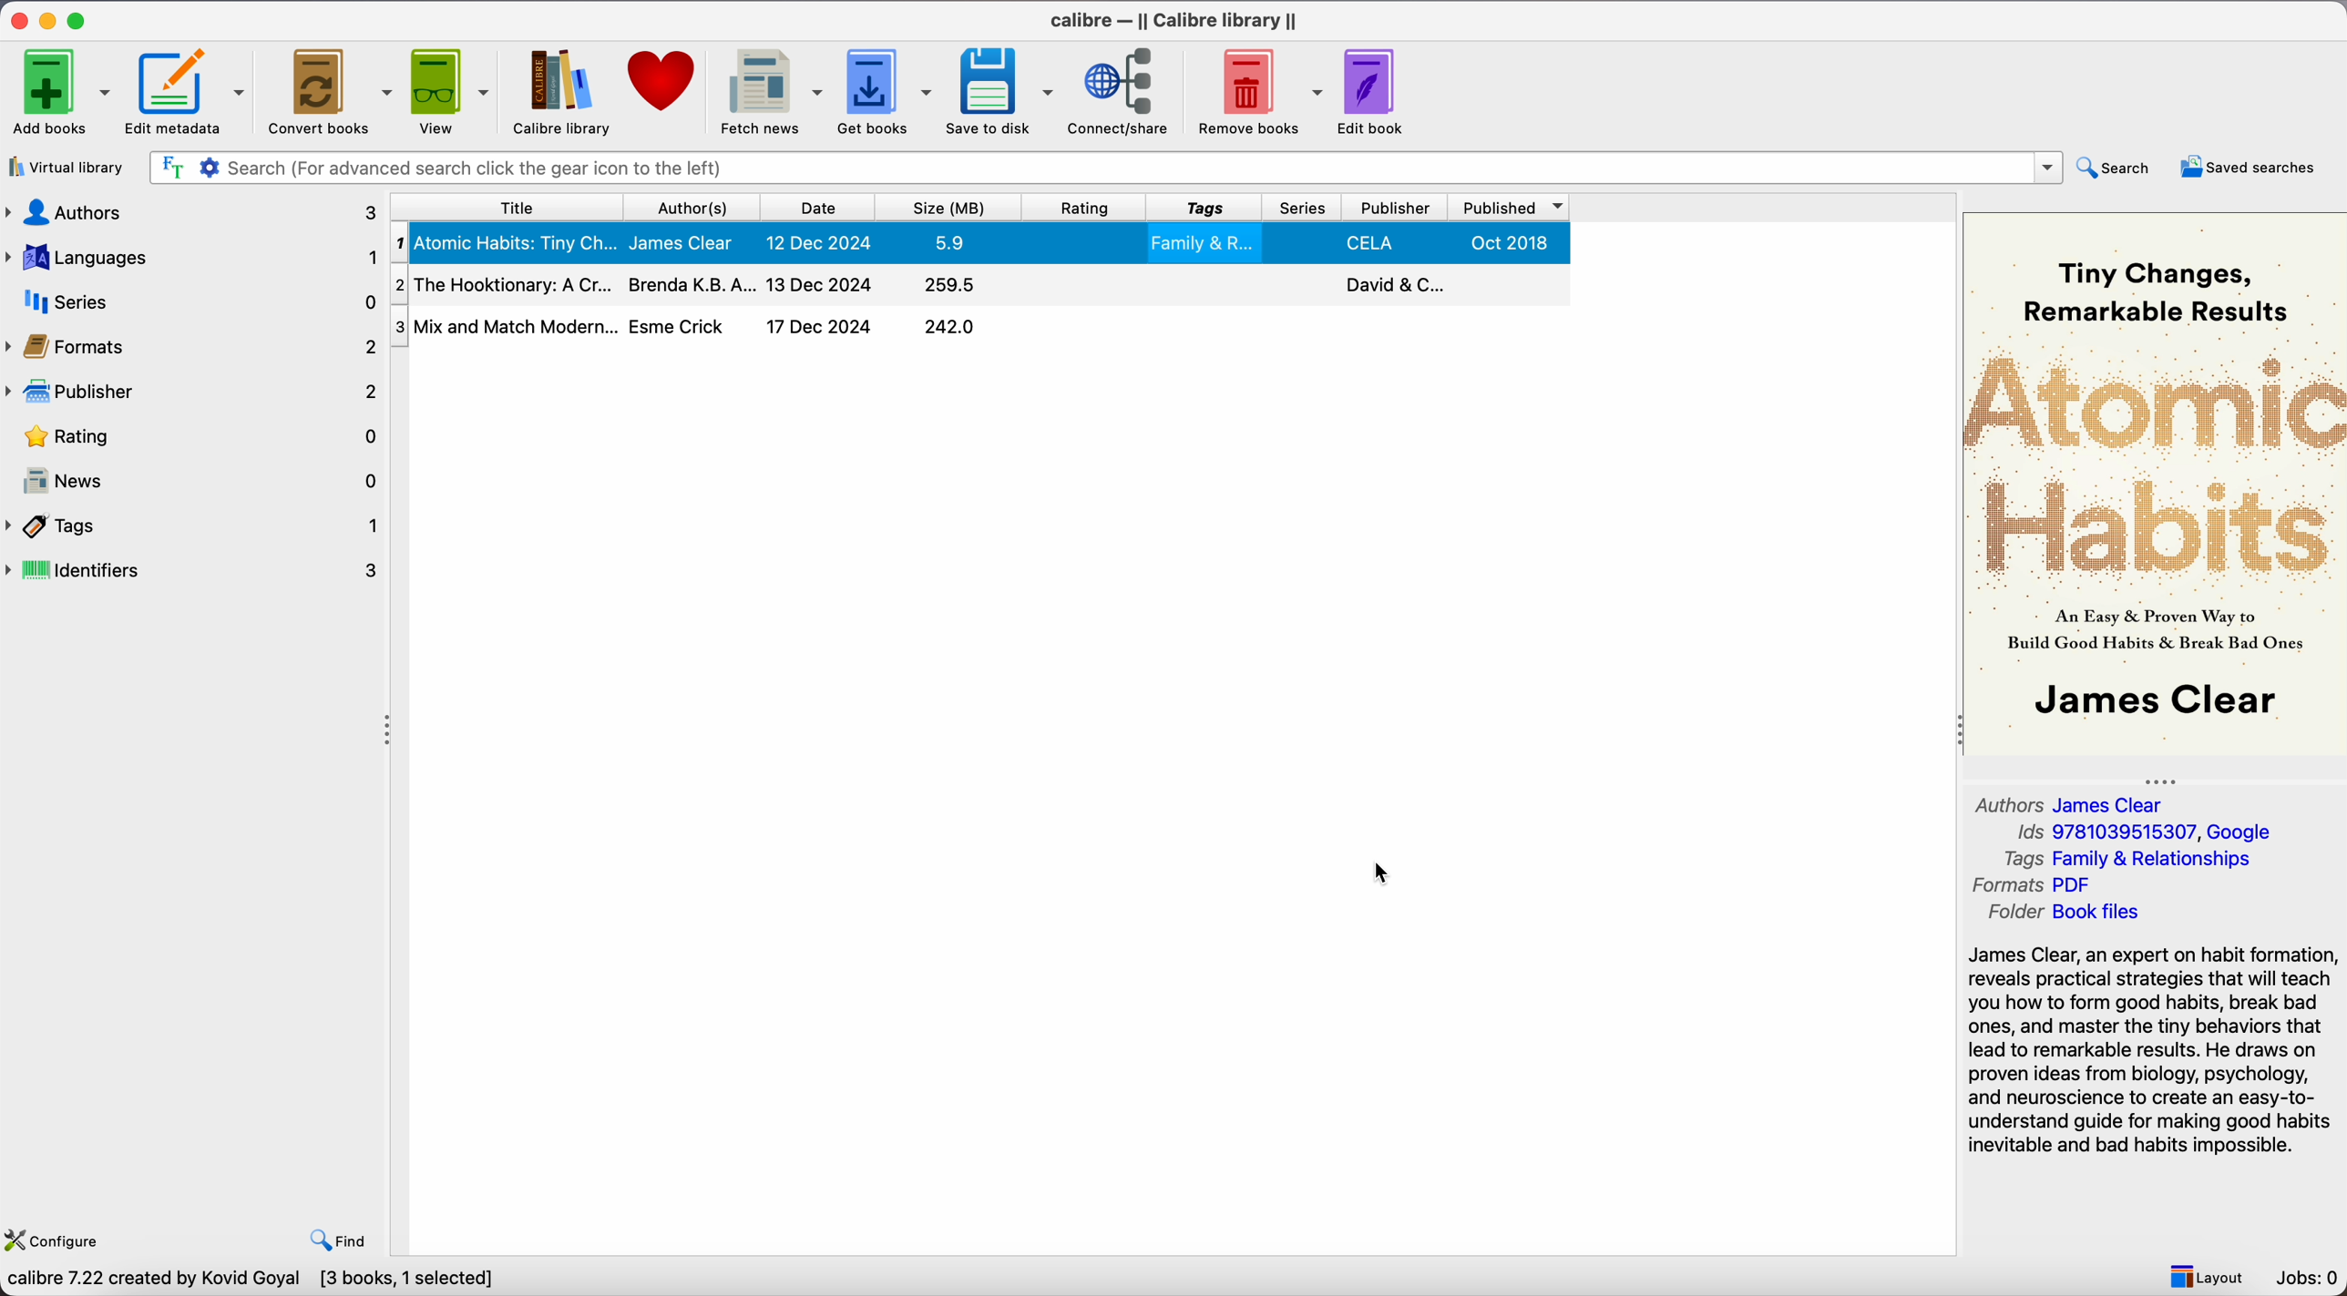 The height and width of the screenshot is (1296, 2347). I want to click on Ids 9781039515307, Google, so click(2138, 832).